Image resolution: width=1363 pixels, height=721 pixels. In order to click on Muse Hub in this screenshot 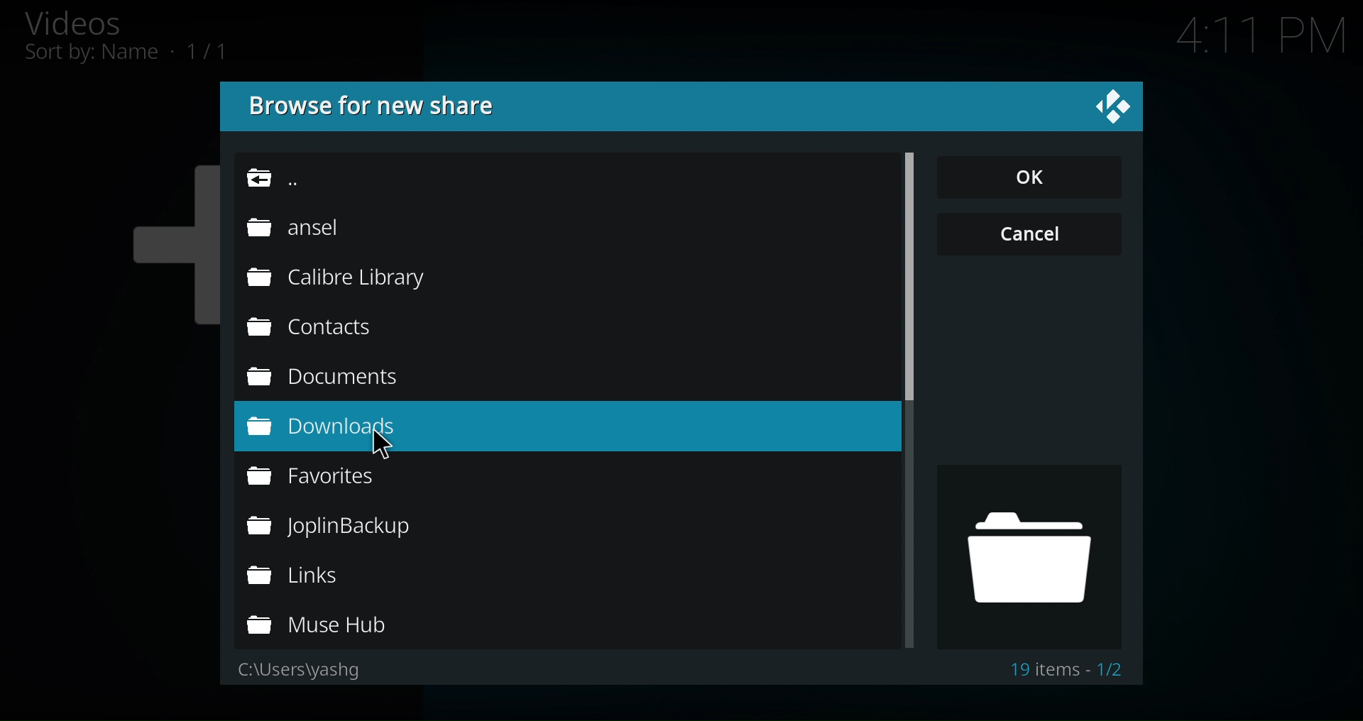, I will do `click(328, 626)`.